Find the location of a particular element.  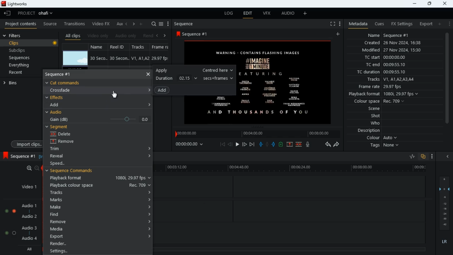

V1, A1, A2 is located at coordinates (139, 58).